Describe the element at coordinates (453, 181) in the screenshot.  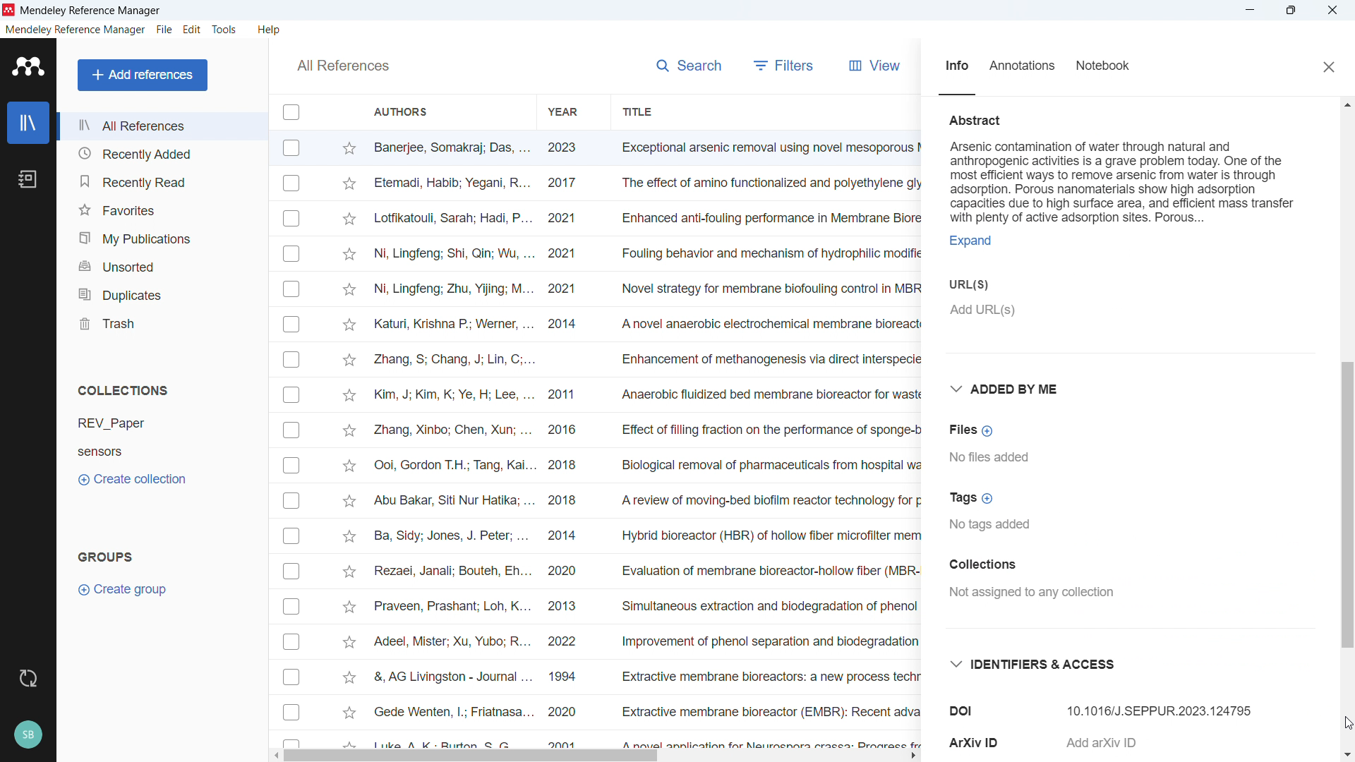
I see `etemadi,habib,yegani,r` at that location.